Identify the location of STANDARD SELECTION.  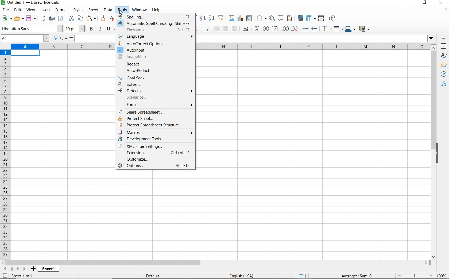
(303, 276).